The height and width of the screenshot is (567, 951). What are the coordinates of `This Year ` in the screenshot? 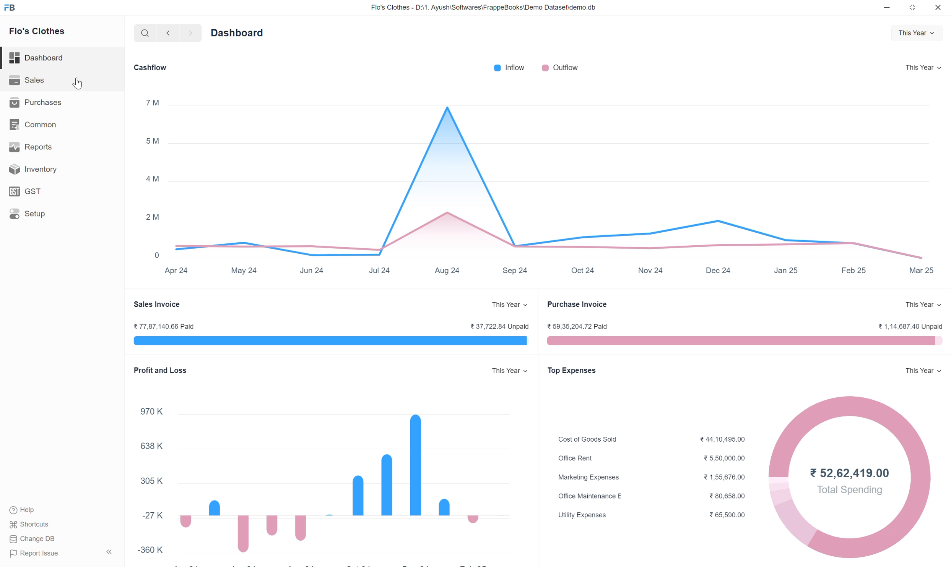 It's located at (922, 303).